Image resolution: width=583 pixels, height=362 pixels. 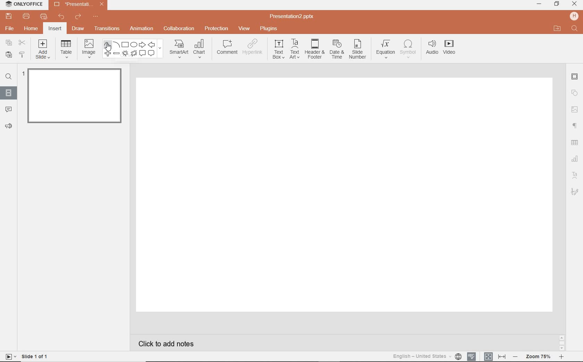 What do you see at coordinates (22, 43) in the screenshot?
I see `CUT` at bounding box center [22, 43].